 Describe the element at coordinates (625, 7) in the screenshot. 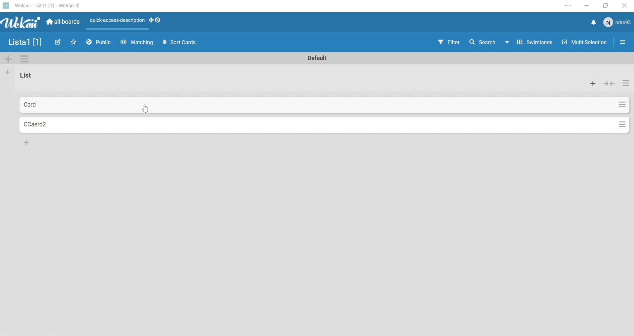

I see `Close` at that location.